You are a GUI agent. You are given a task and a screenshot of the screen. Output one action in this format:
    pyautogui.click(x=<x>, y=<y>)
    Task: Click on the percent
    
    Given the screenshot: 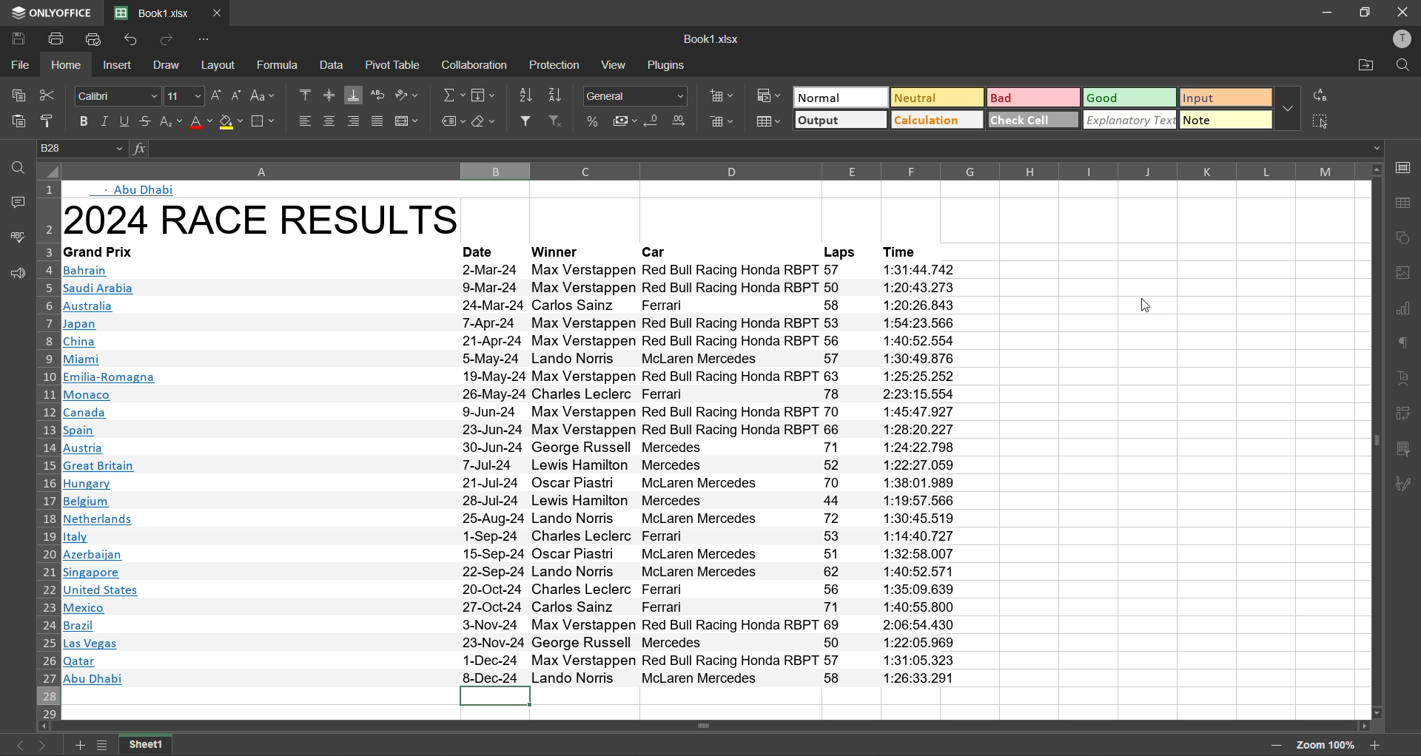 What is the action you would take?
    pyautogui.click(x=594, y=120)
    